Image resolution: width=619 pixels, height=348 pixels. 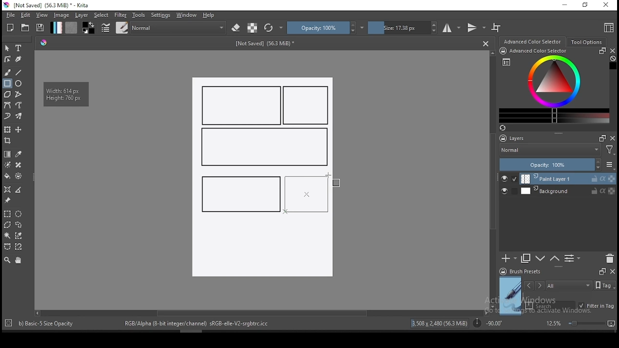 What do you see at coordinates (587, 42) in the screenshot?
I see `tool options` at bounding box center [587, 42].